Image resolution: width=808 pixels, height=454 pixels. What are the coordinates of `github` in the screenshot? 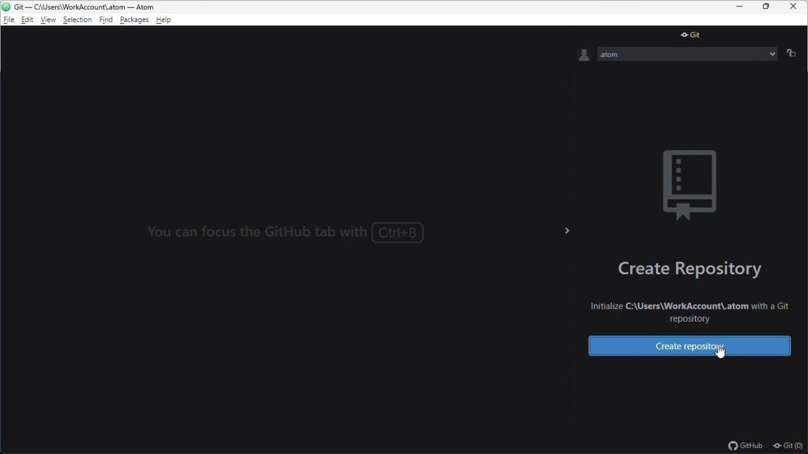 It's located at (745, 447).